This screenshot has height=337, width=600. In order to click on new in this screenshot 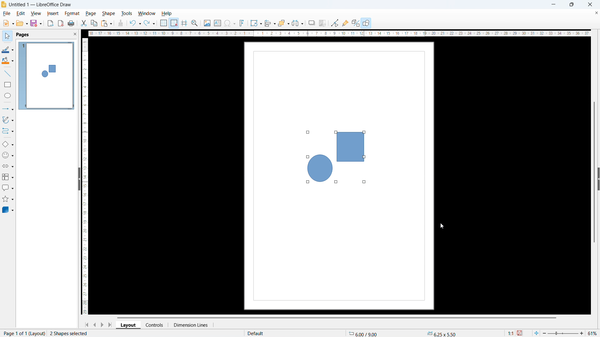, I will do `click(9, 23)`.